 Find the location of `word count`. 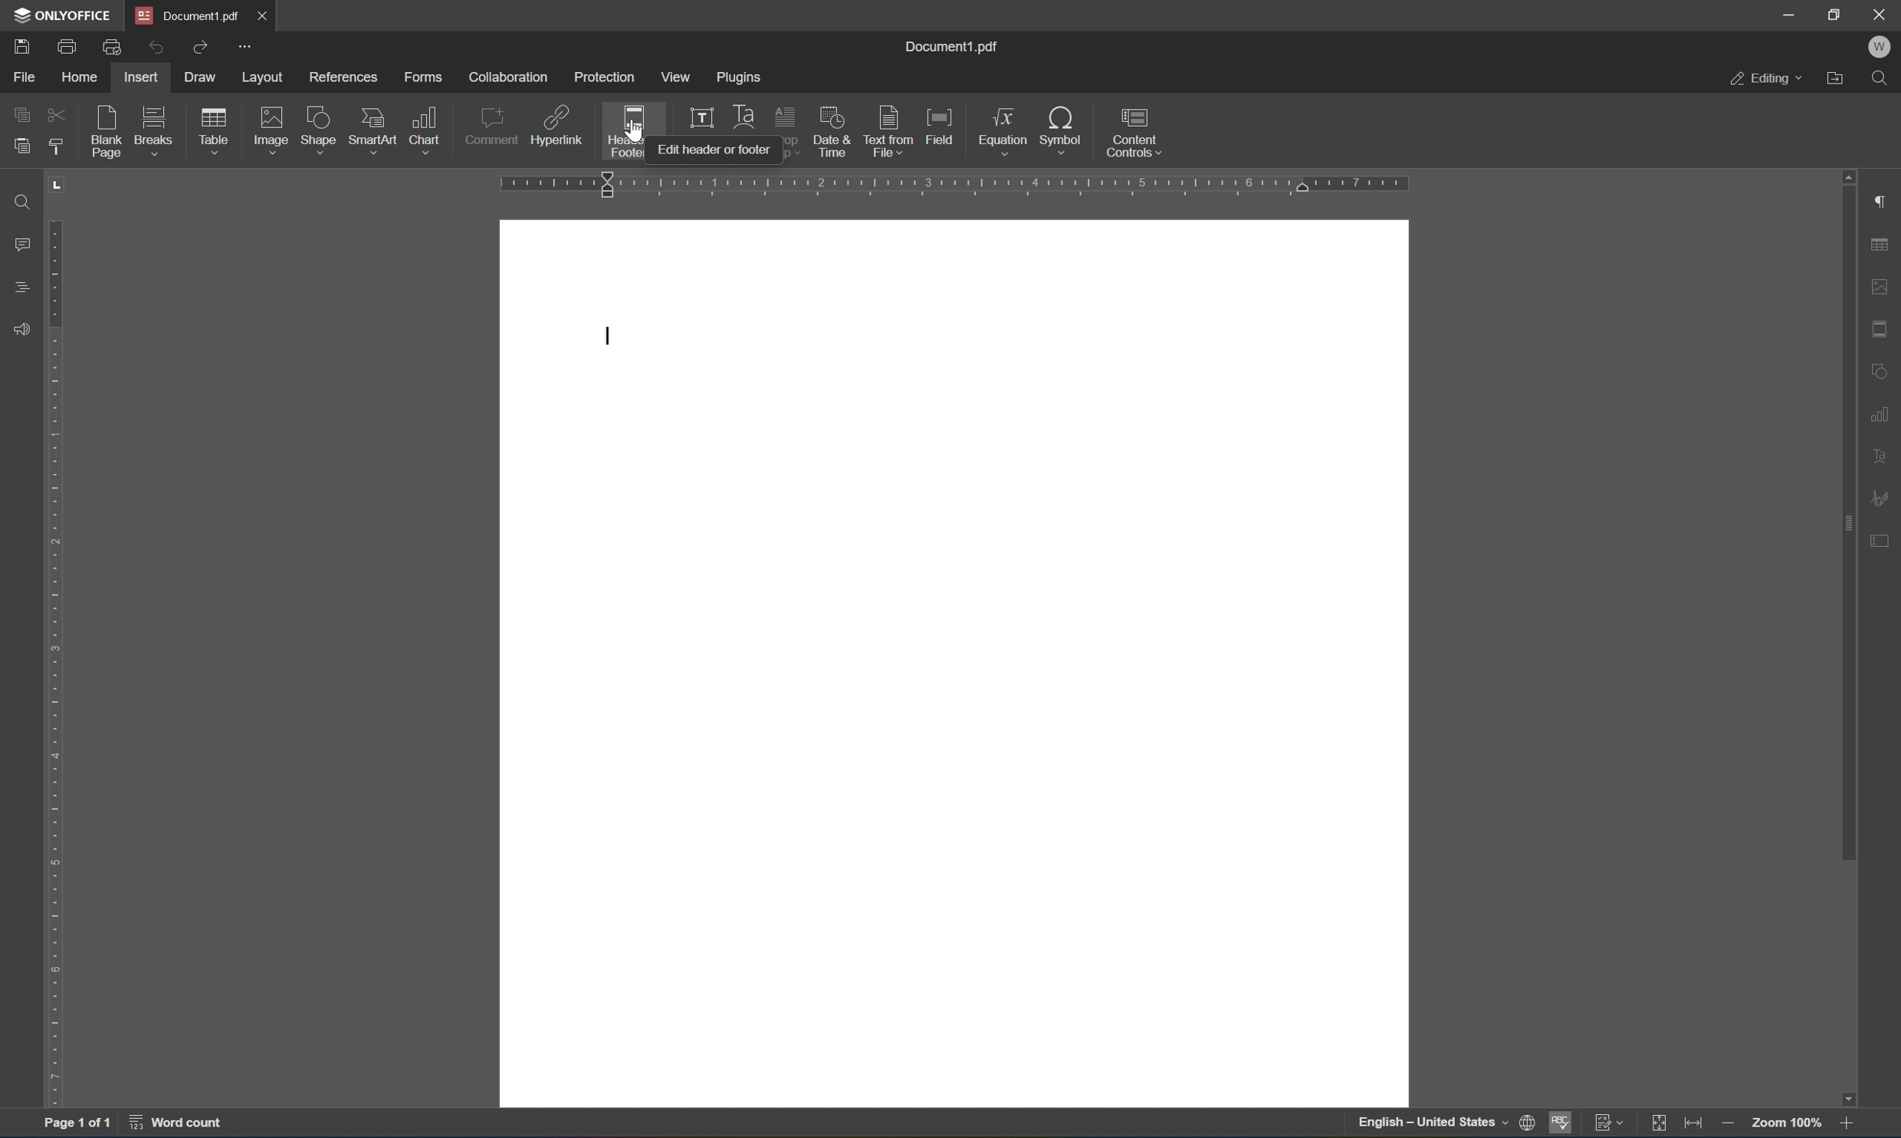

word count is located at coordinates (184, 1123).